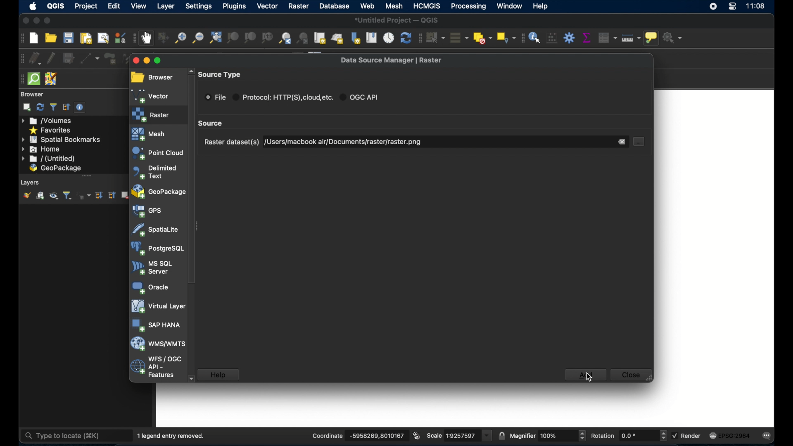  What do you see at coordinates (69, 38) in the screenshot?
I see `save project` at bounding box center [69, 38].